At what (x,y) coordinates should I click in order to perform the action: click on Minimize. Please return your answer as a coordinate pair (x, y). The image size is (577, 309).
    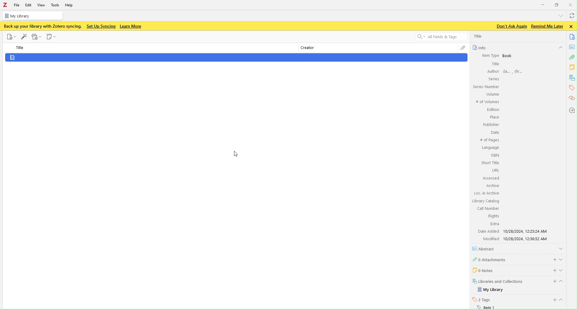
    Looking at the image, I should click on (543, 4).